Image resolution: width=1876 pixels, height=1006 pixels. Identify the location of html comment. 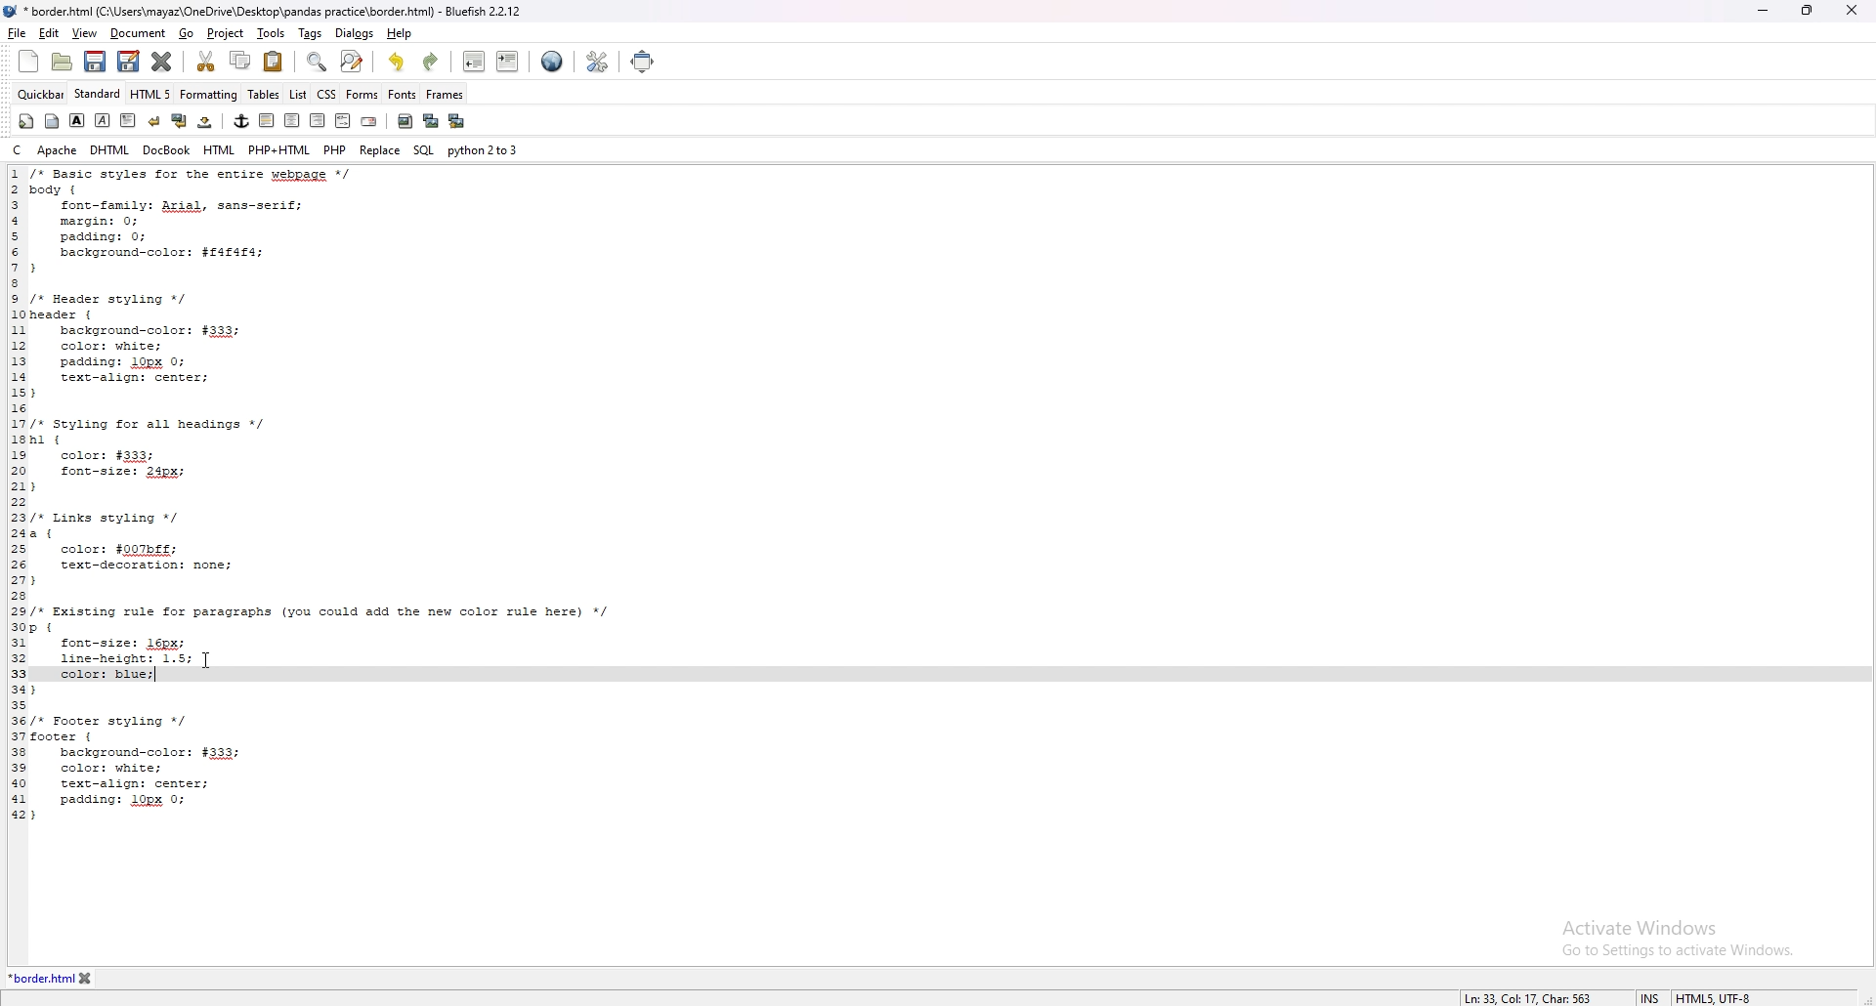
(344, 120).